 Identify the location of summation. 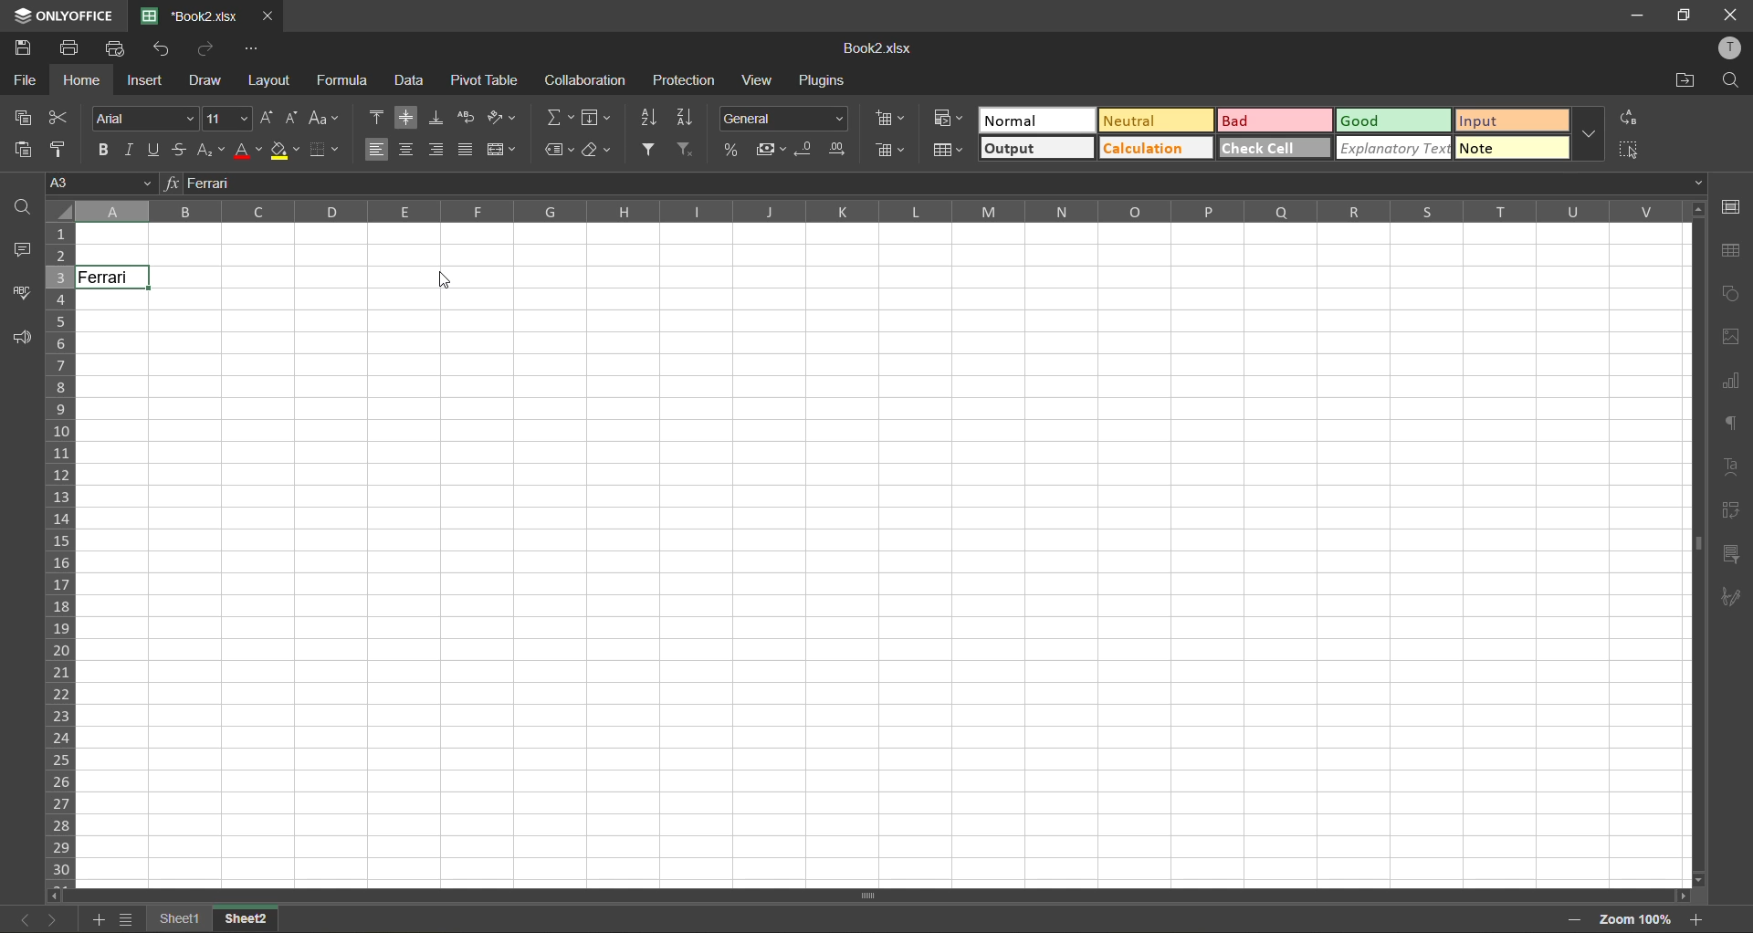
(556, 118).